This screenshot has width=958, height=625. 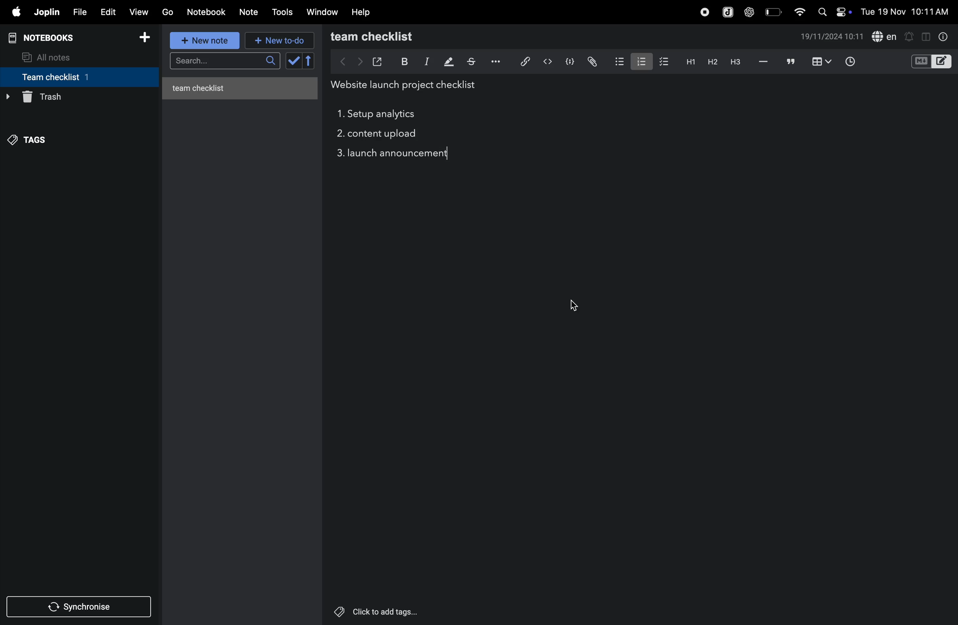 I want to click on attach file, so click(x=591, y=61).